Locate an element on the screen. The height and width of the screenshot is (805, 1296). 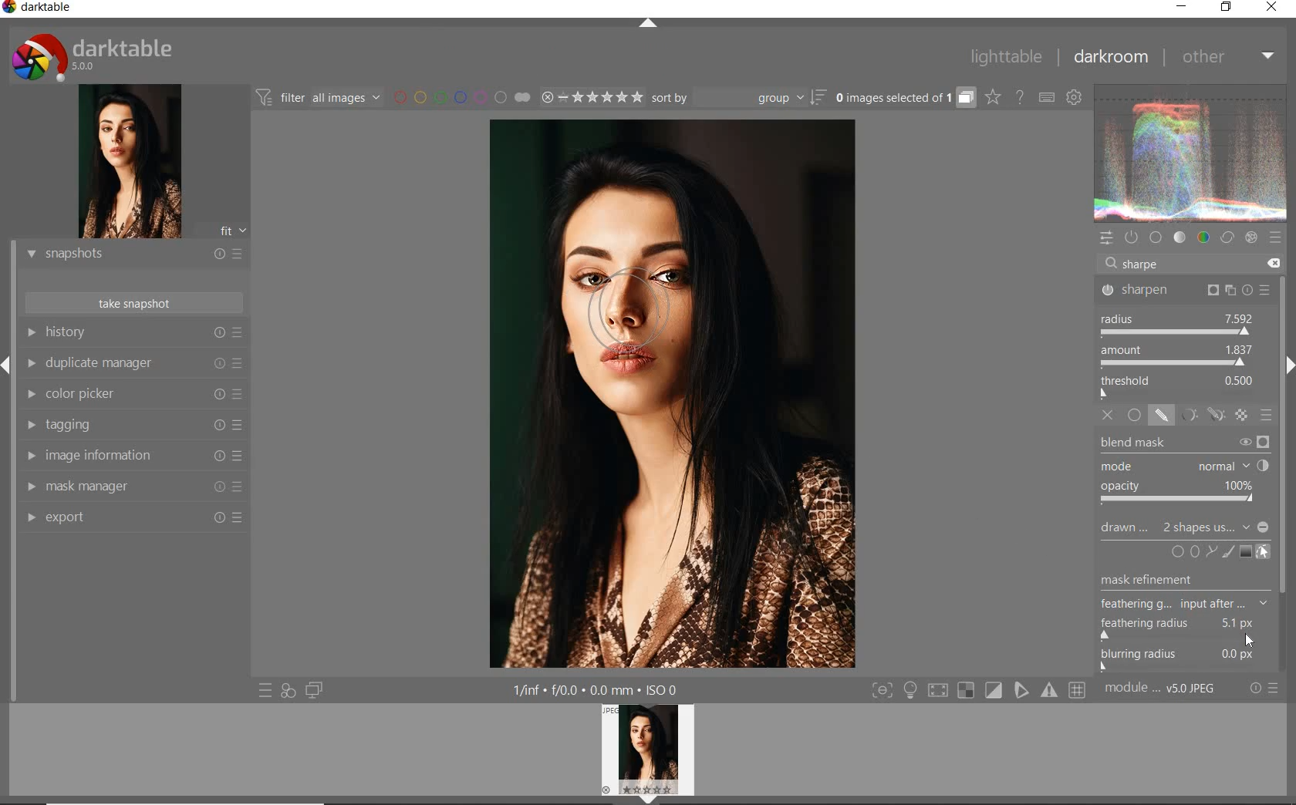
EDIT MASK ELEMENT is located at coordinates (1265, 551).